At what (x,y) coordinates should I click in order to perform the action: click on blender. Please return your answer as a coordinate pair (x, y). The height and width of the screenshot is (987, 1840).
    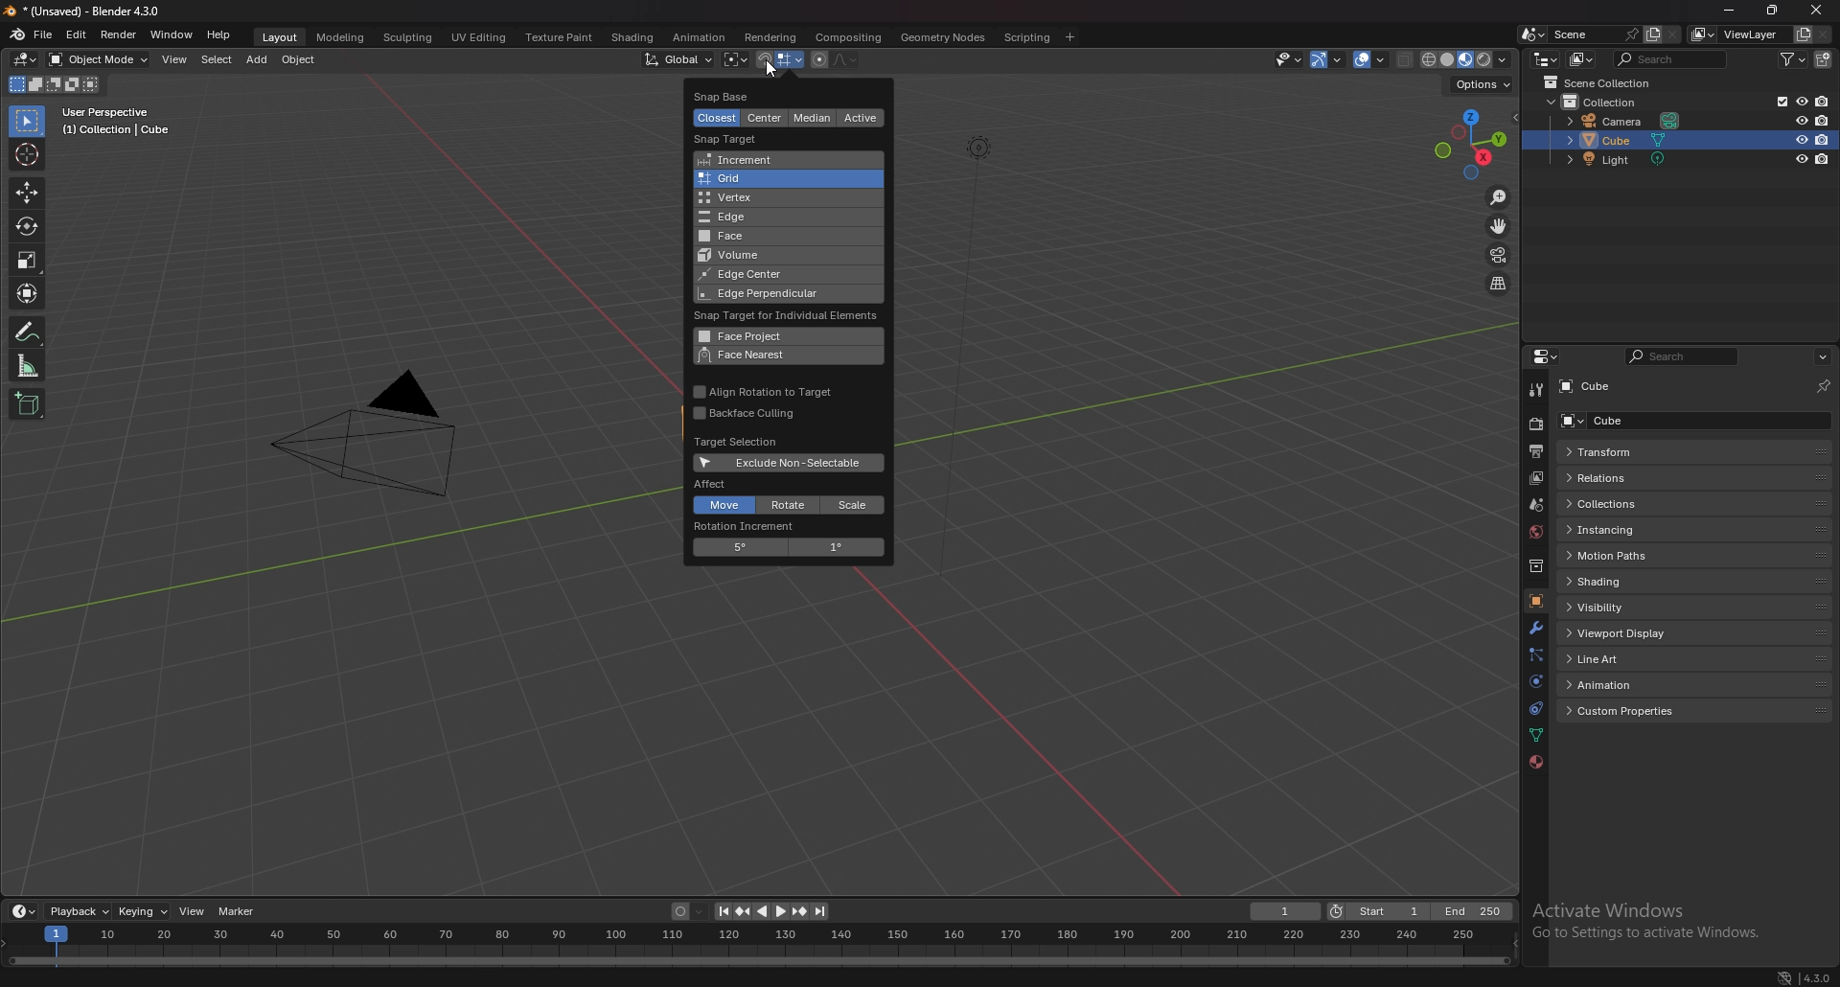
    Looking at the image, I should click on (18, 34).